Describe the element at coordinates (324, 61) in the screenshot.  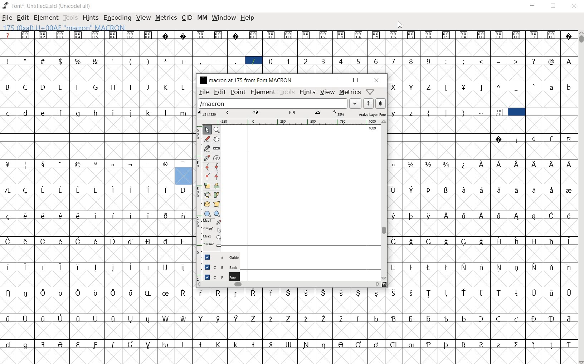
I see `3` at that location.